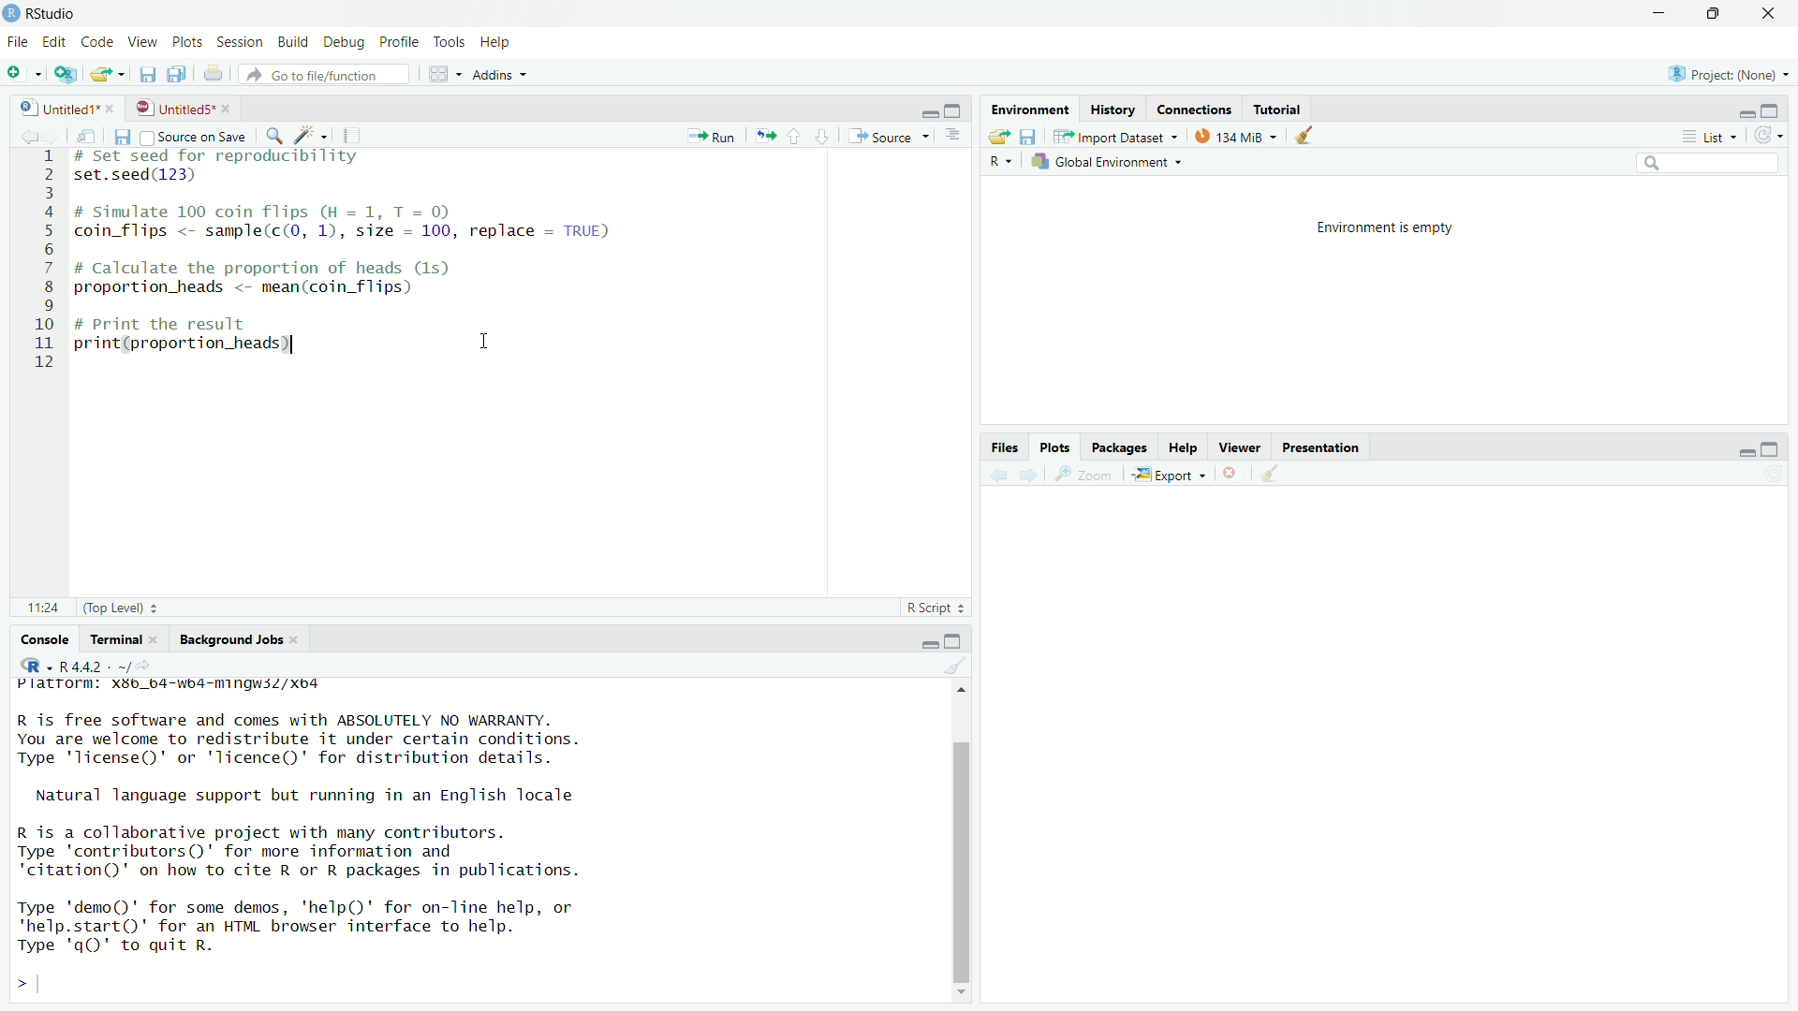  What do you see at coordinates (121, 608) in the screenshot?
I see `(Top level)` at bounding box center [121, 608].